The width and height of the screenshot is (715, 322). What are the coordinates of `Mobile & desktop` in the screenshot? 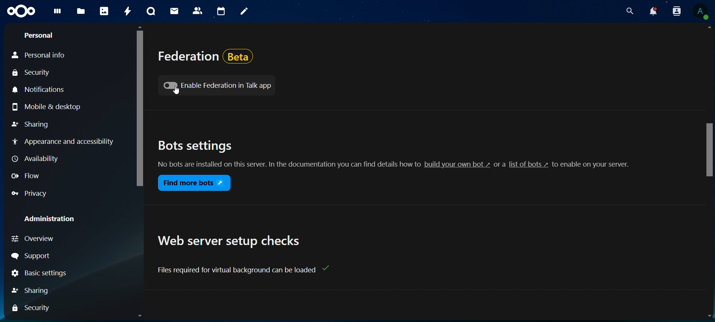 It's located at (52, 108).